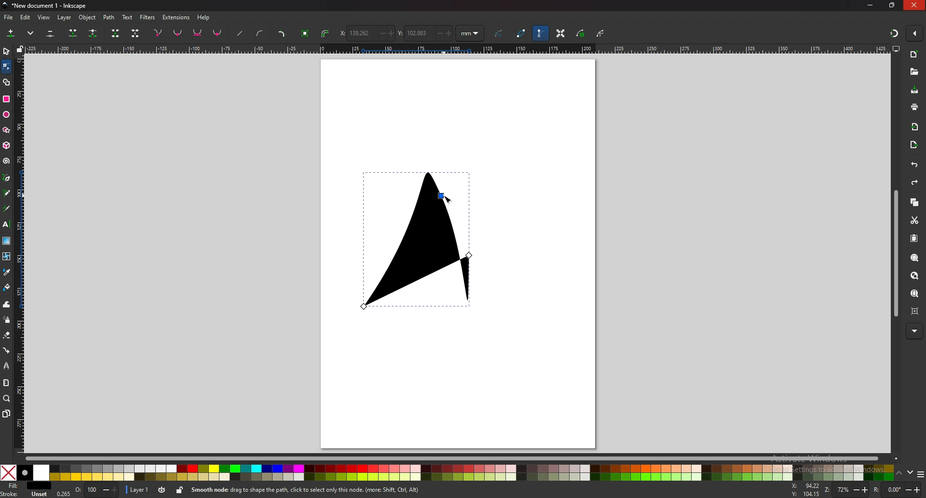 This screenshot has height=498, width=926. Describe the element at coordinates (456, 48) in the screenshot. I see `horizontal scale` at that location.